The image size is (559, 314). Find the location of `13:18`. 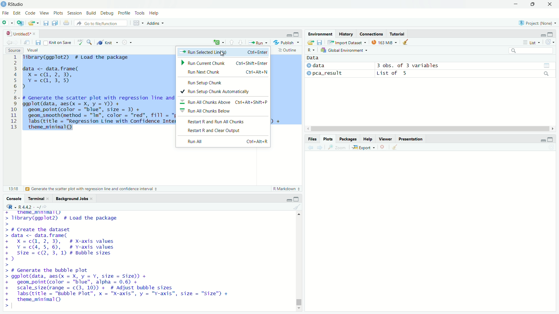

13:18 is located at coordinates (13, 189).